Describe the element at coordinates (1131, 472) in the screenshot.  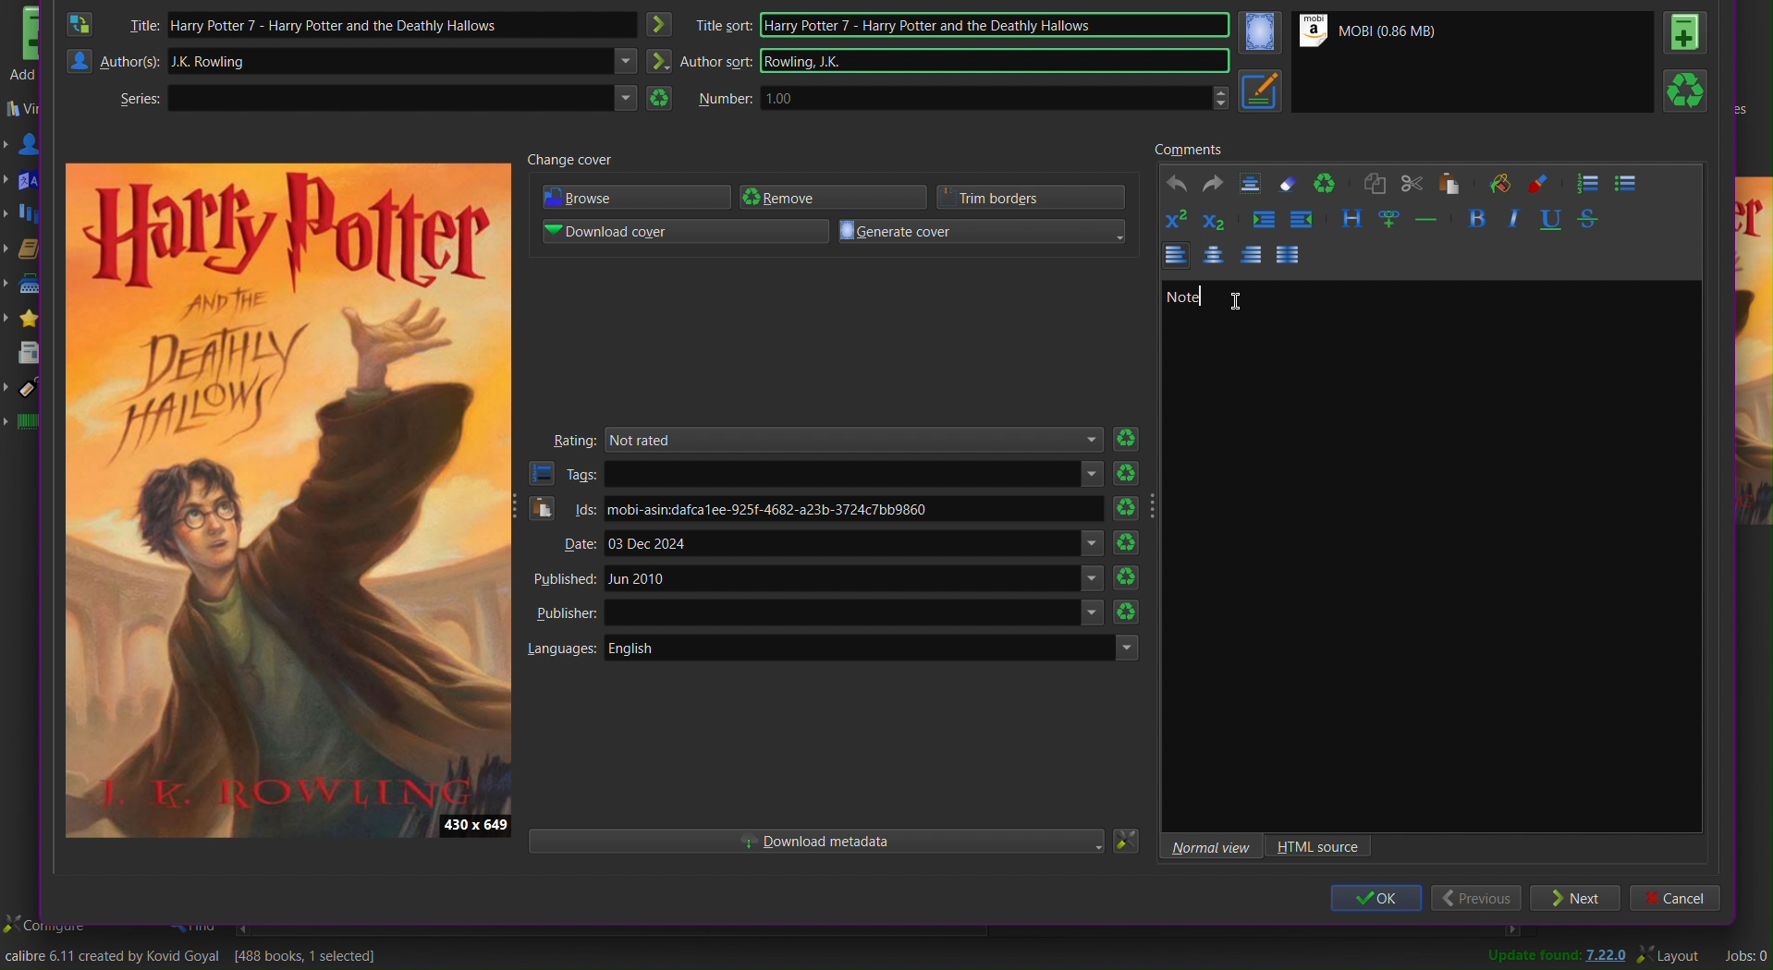
I see `Refresh` at that location.